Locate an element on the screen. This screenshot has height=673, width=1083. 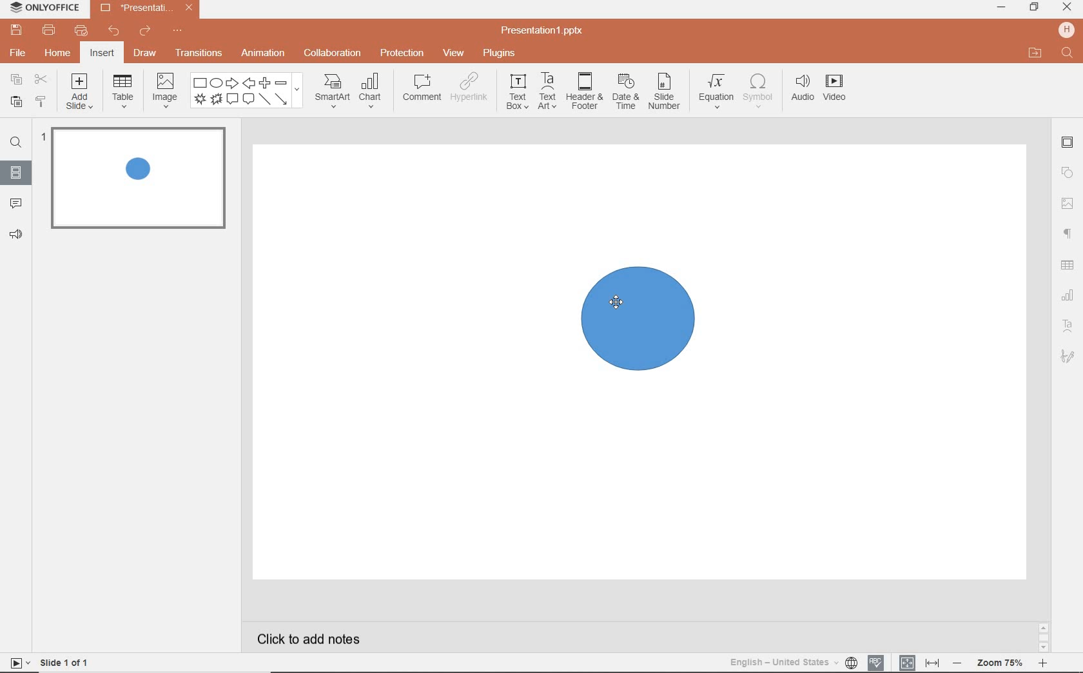
feedback & support is located at coordinates (15, 236).